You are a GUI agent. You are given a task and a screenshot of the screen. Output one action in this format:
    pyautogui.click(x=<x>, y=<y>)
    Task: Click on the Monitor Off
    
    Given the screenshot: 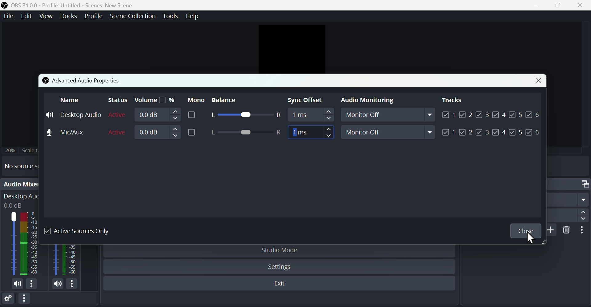 What is the action you would take?
    pyautogui.click(x=389, y=132)
    